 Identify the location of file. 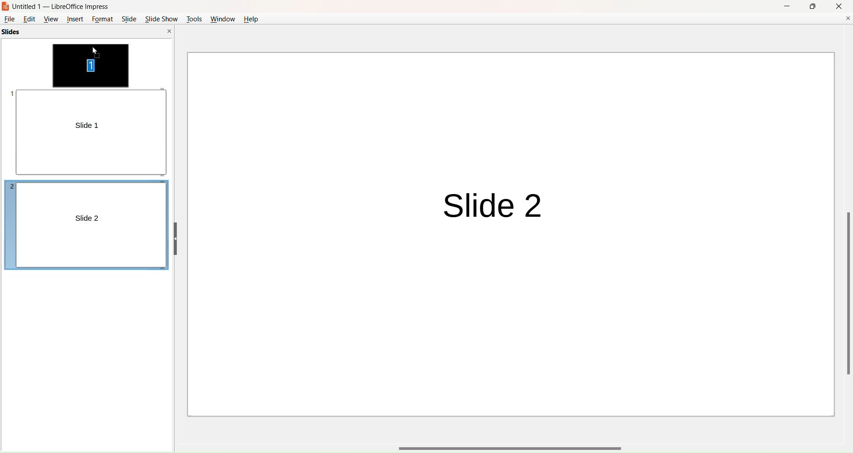
(10, 19).